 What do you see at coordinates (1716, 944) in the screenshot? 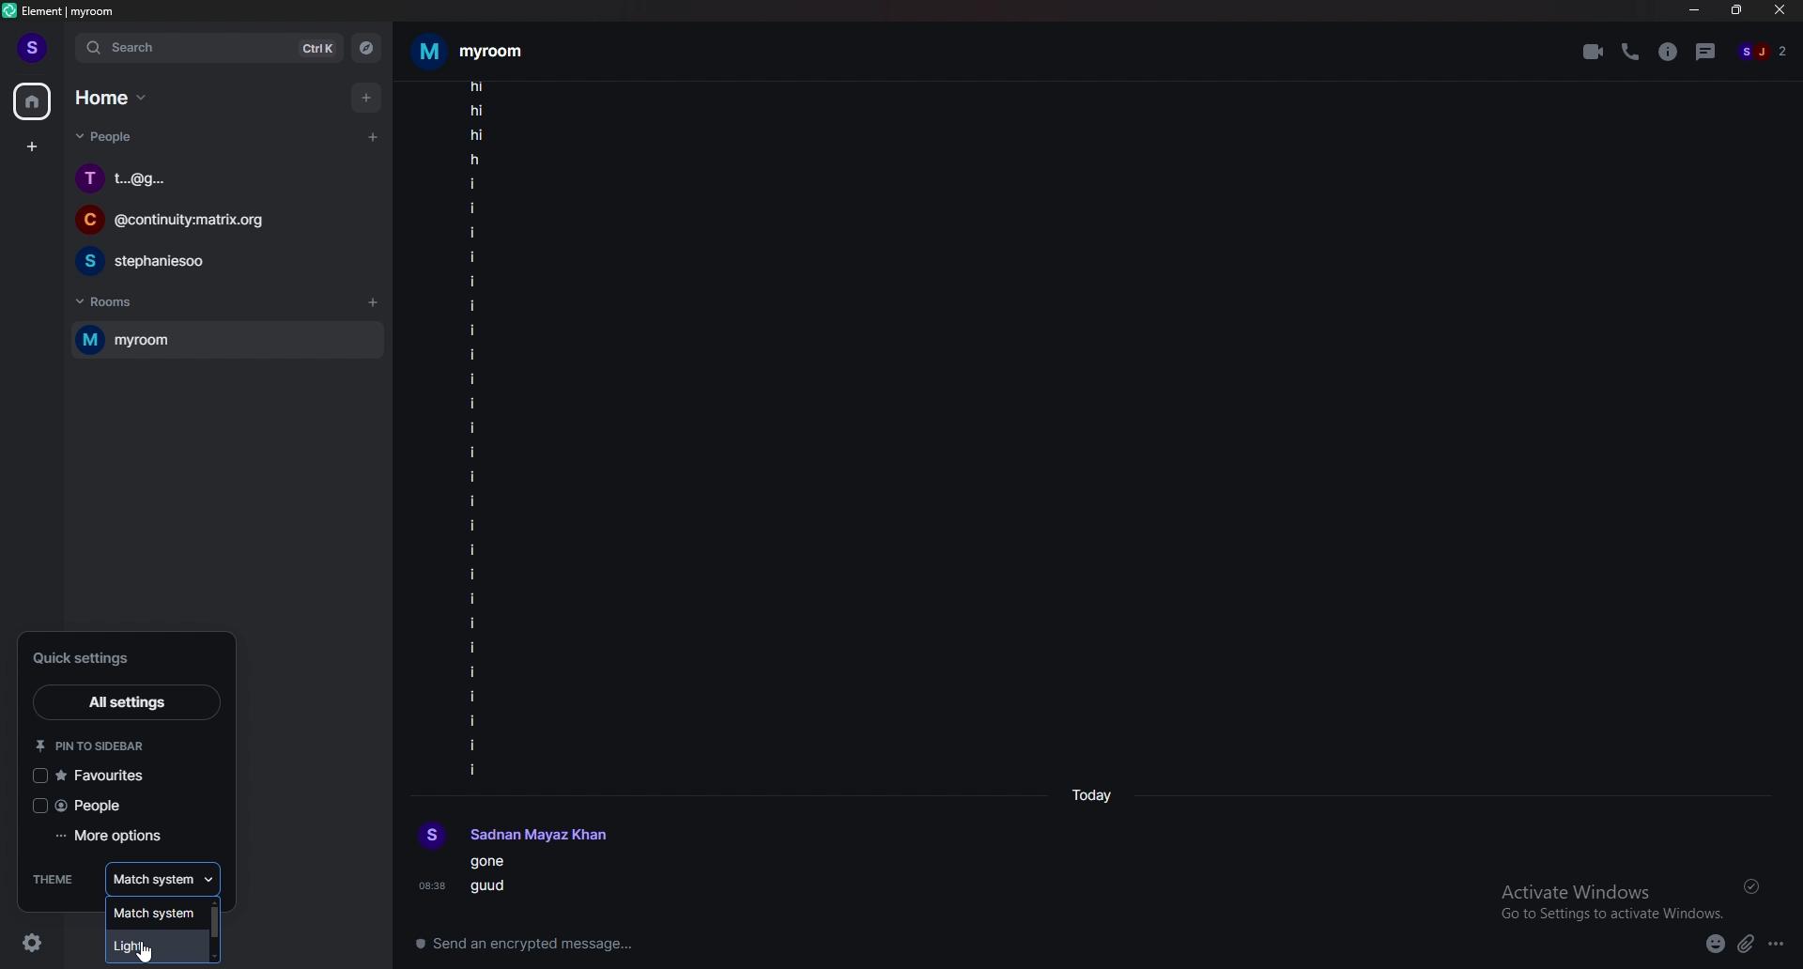
I see `emoji` at bounding box center [1716, 944].